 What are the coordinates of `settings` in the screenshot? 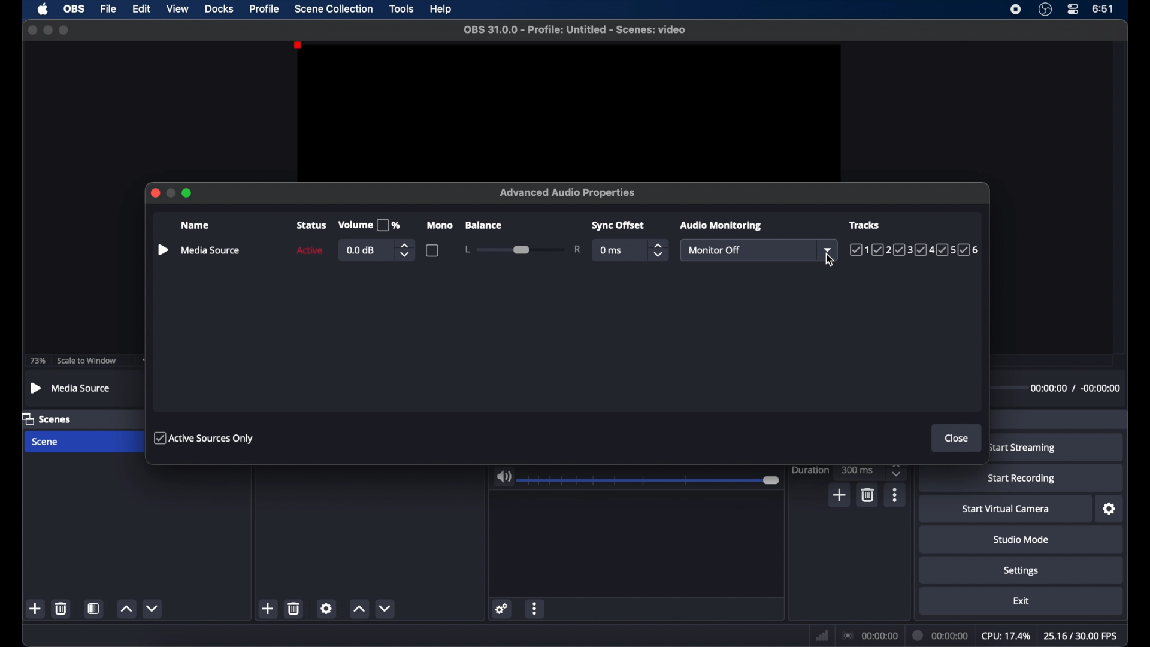 It's located at (502, 610).